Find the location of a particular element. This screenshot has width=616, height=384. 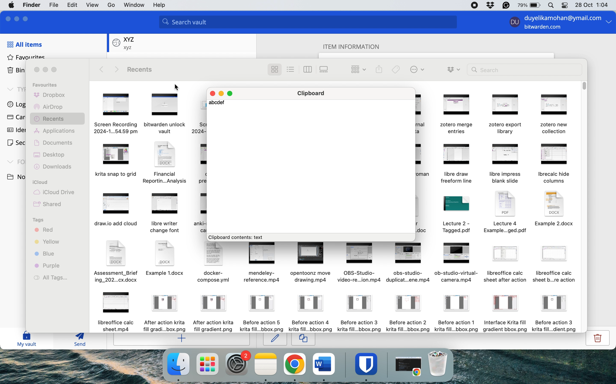

show items as icons is located at coordinates (274, 70).